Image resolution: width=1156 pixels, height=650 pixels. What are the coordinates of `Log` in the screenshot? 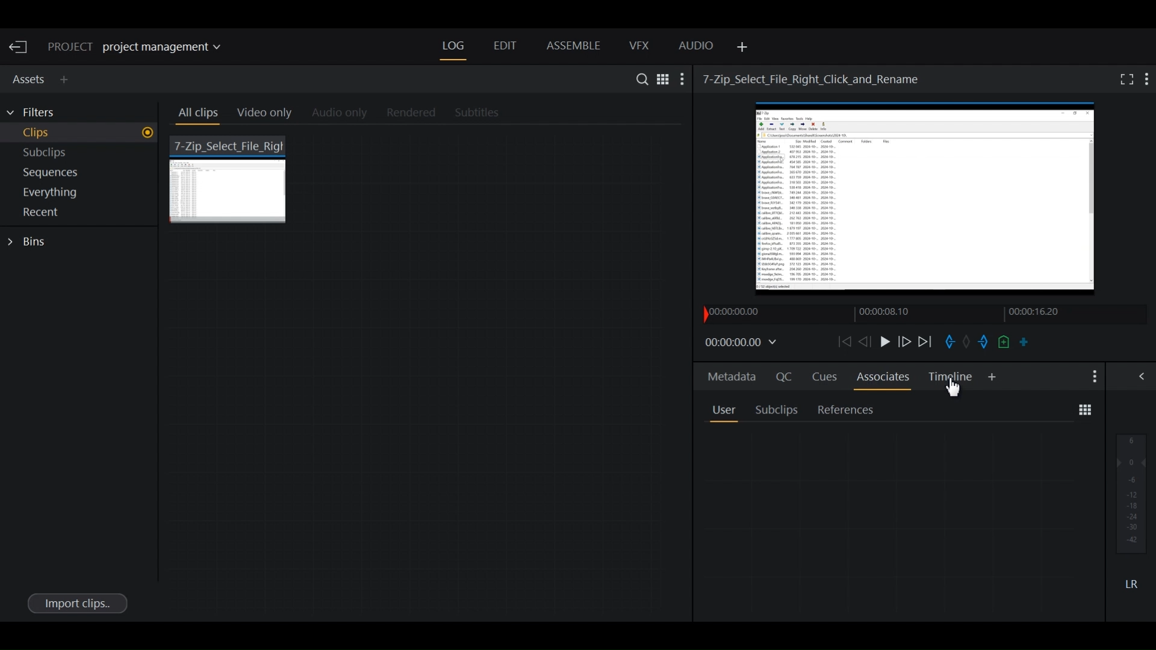 It's located at (453, 46).